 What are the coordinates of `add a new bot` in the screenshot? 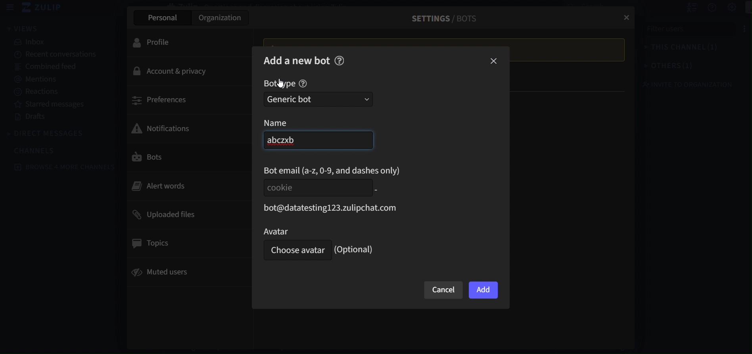 It's located at (297, 60).